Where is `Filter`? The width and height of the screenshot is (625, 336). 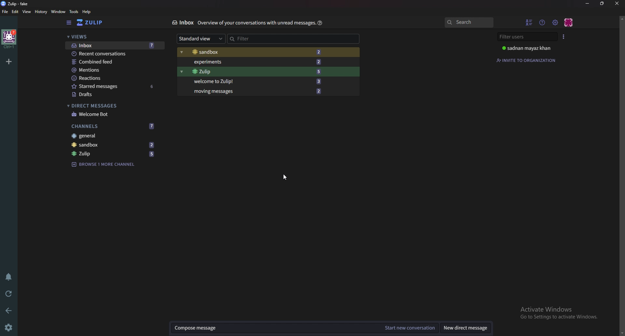
Filter is located at coordinates (255, 38).